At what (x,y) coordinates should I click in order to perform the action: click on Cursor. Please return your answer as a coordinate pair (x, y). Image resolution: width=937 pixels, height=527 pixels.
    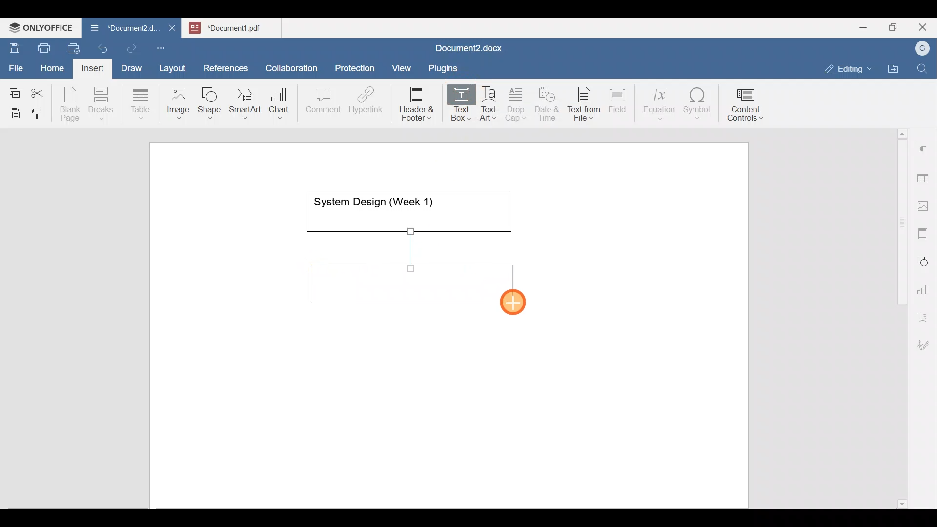
    Looking at the image, I should click on (516, 304).